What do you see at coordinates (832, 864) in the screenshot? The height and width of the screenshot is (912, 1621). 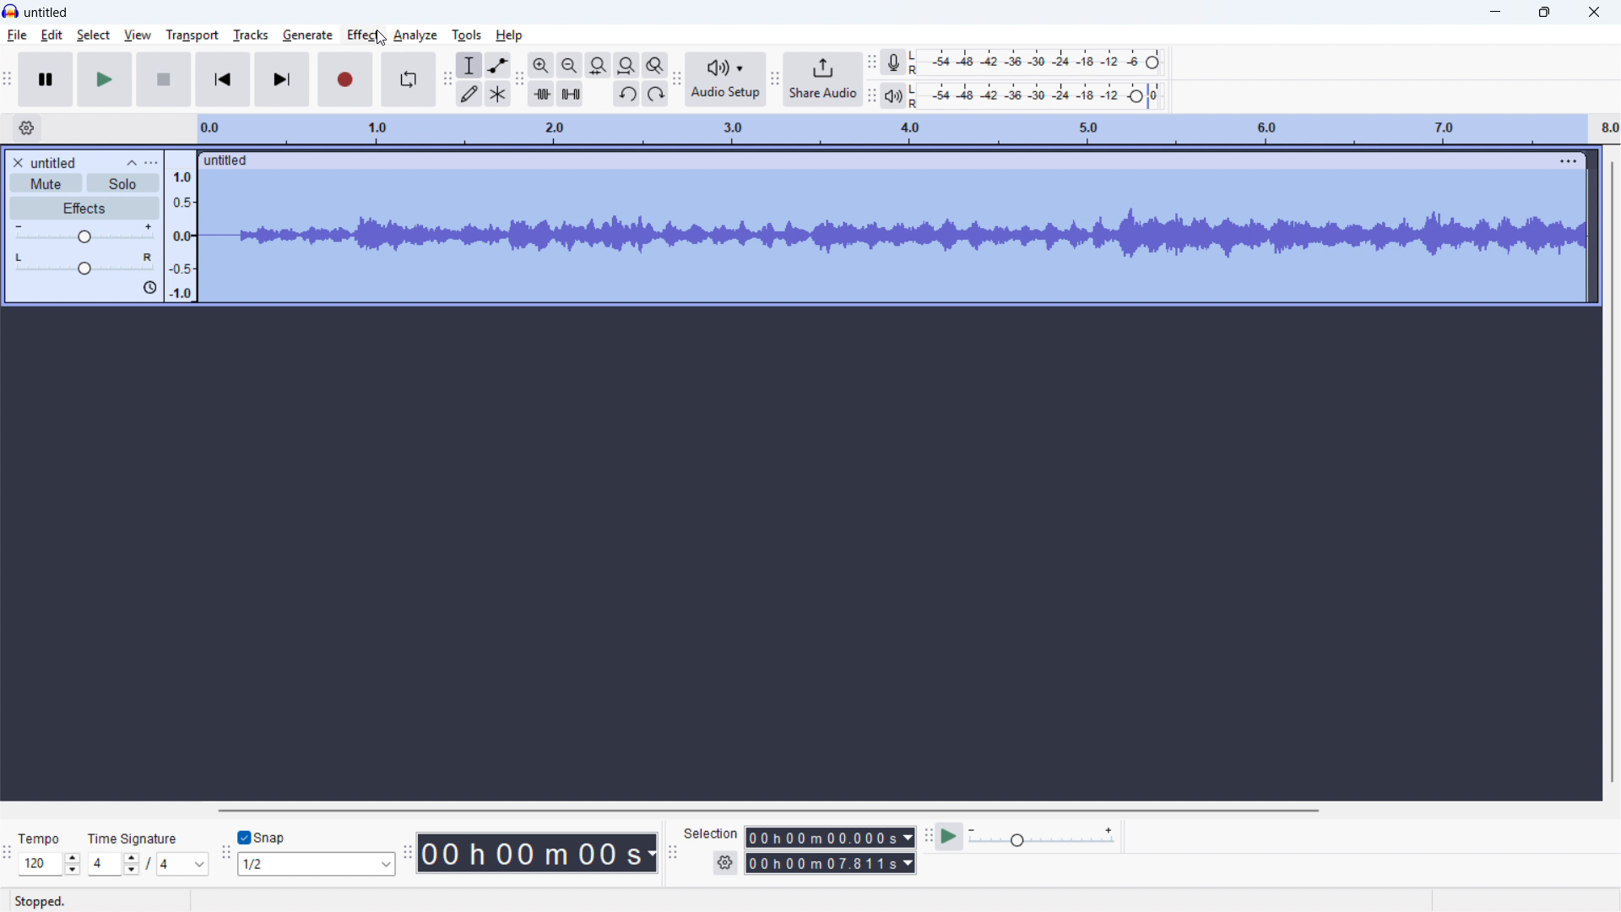 I see `Selection end time ` at bounding box center [832, 864].